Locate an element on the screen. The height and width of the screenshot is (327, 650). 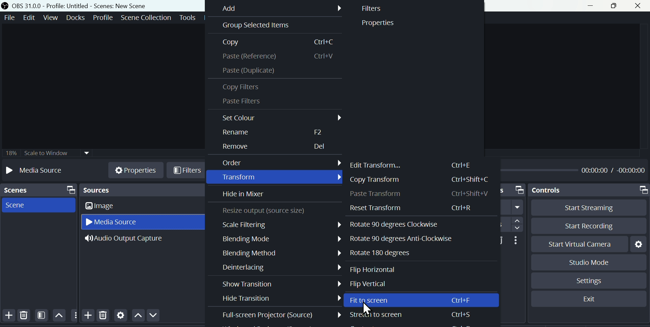
Blending mode is located at coordinates (280, 238).